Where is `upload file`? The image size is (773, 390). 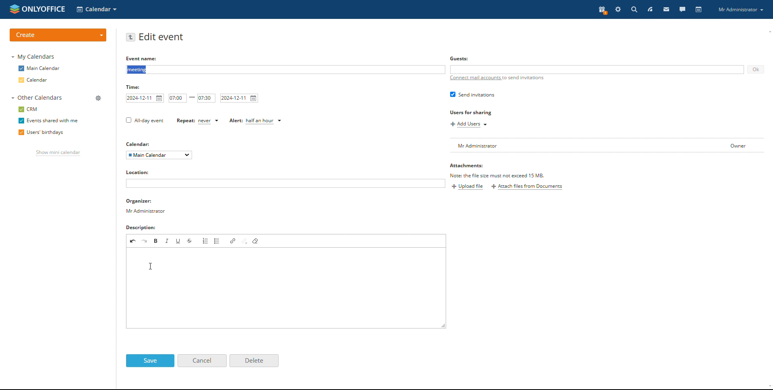 upload file is located at coordinates (467, 187).